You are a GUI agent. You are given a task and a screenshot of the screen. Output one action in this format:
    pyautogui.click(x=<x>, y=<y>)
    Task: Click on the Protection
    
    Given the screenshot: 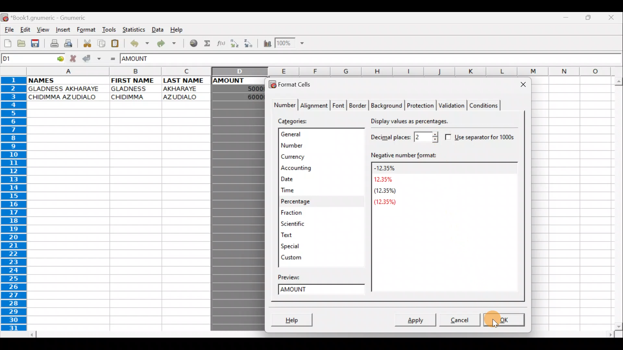 What is the action you would take?
    pyautogui.click(x=420, y=105)
    